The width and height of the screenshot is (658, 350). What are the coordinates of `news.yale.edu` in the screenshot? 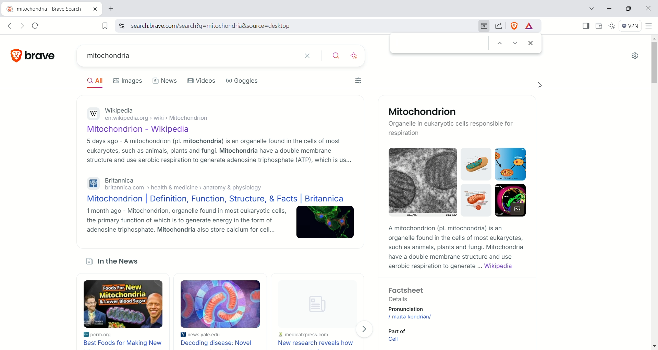 It's located at (203, 335).